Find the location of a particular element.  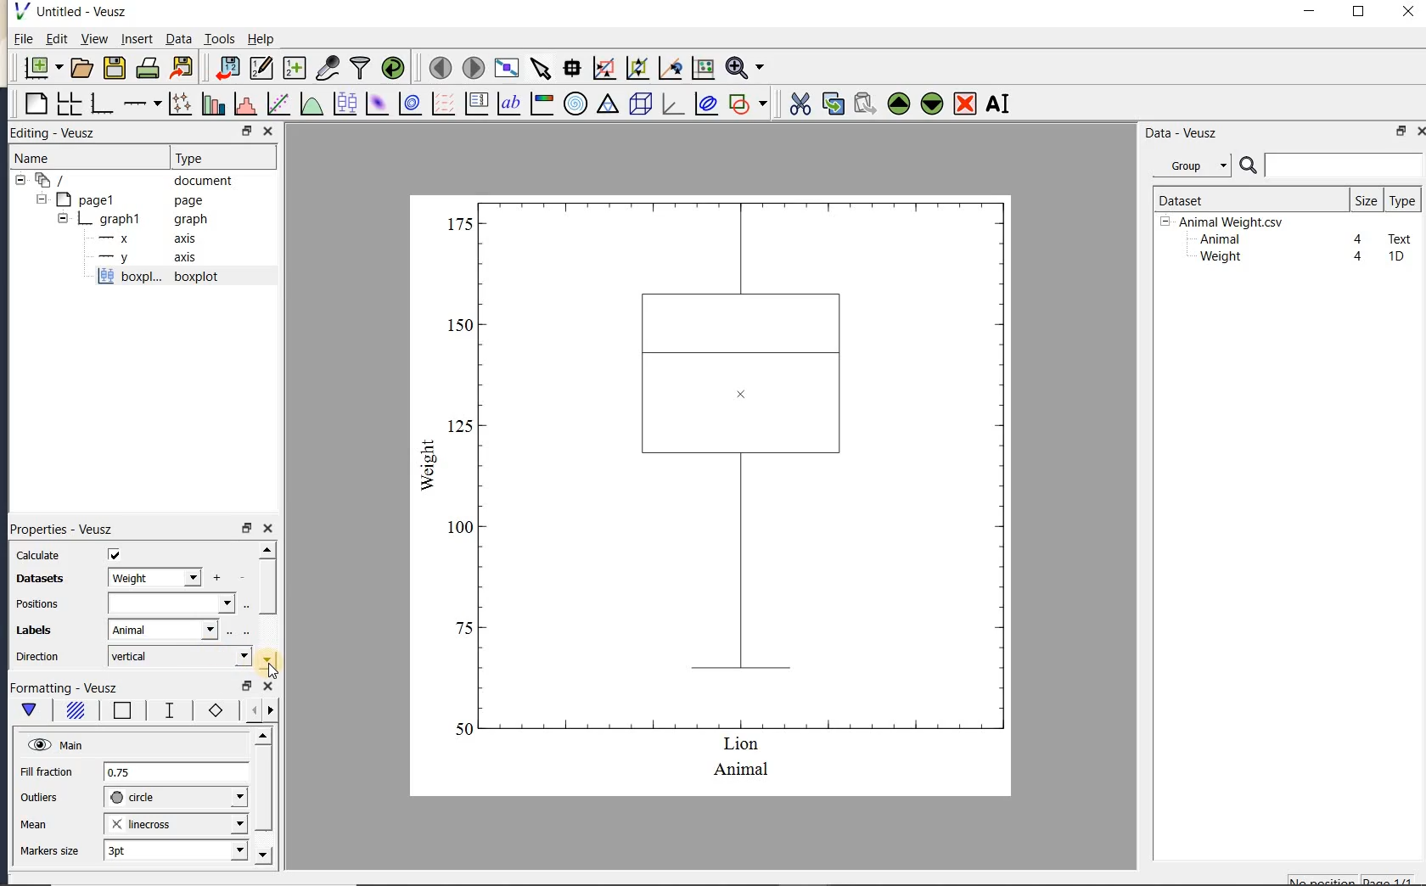

plot a 2d dataset as an image is located at coordinates (376, 104).